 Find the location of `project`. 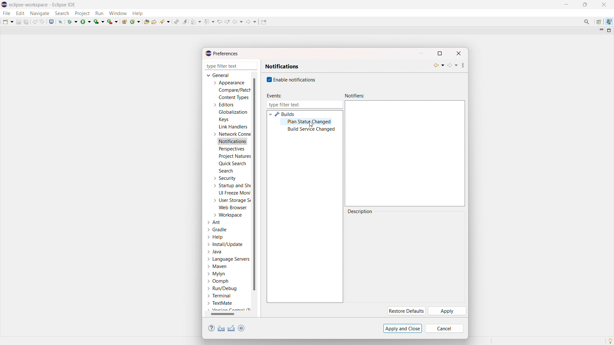

project is located at coordinates (82, 13).